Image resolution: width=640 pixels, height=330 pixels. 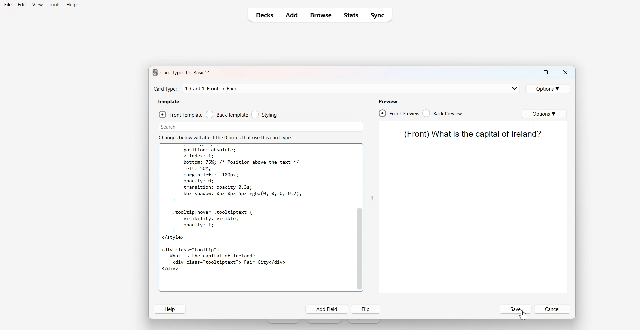 I want to click on File, so click(x=8, y=5).